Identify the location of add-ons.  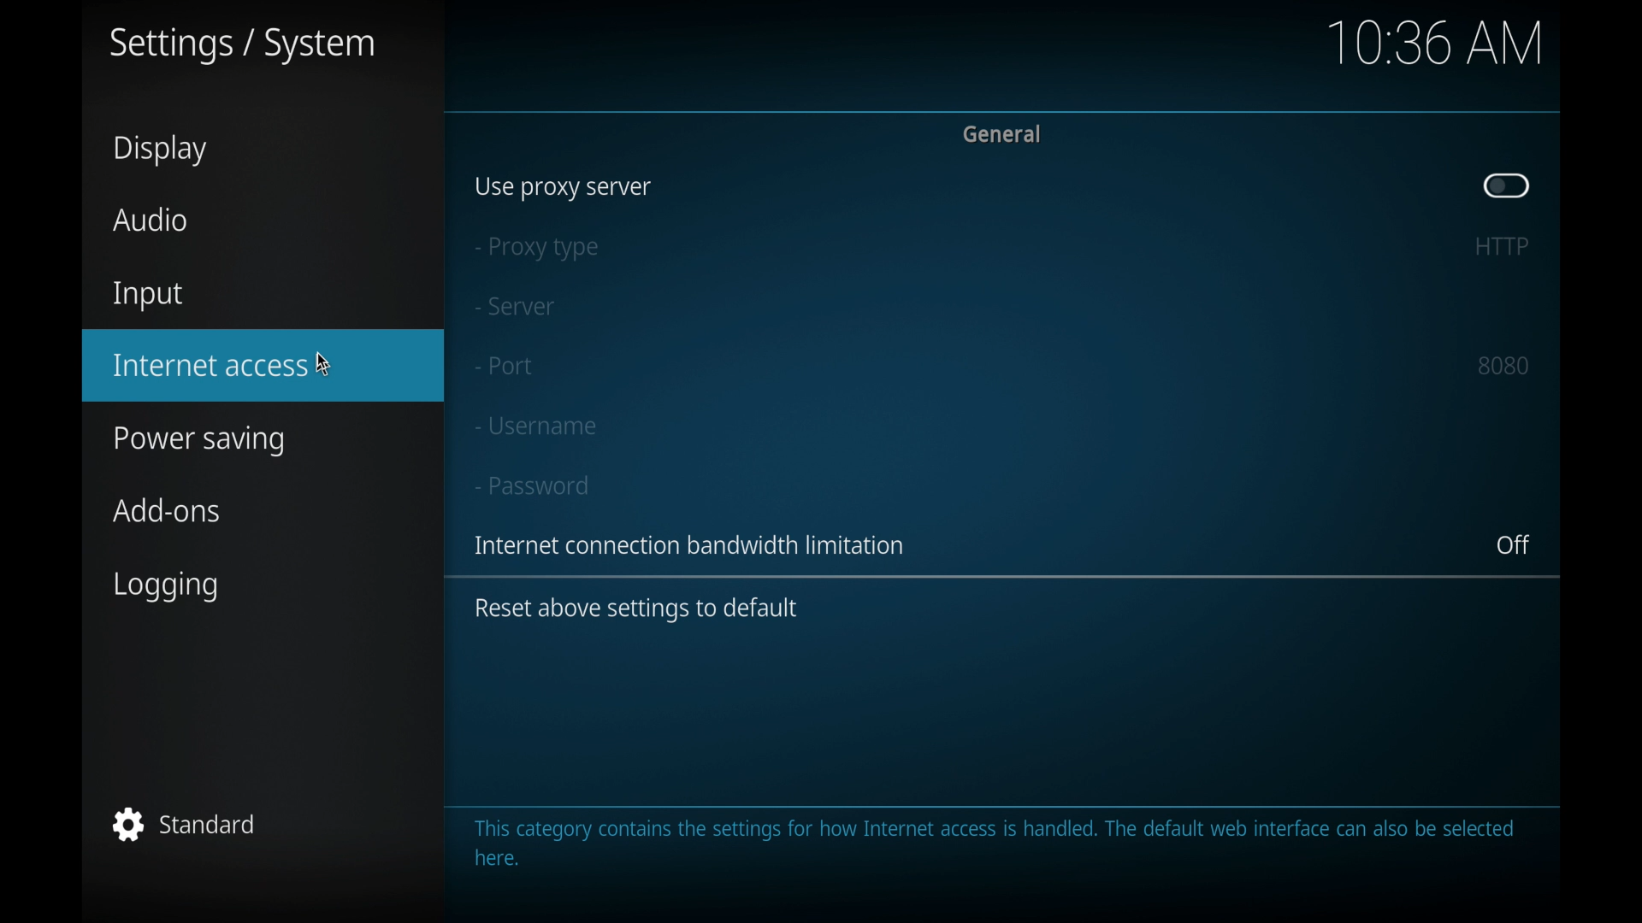
(168, 510).